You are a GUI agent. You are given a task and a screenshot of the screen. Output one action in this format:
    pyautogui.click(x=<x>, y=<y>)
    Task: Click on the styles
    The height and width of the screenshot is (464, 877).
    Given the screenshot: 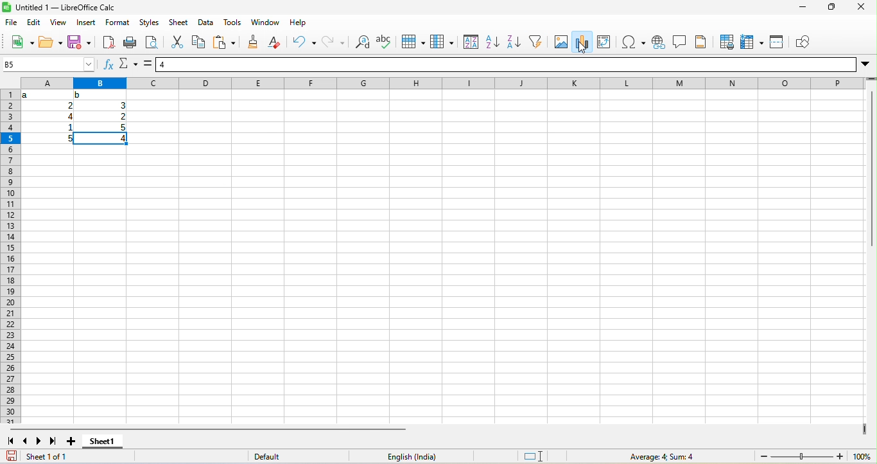 What is the action you would take?
    pyautogui.click(x=150, y=22)
    